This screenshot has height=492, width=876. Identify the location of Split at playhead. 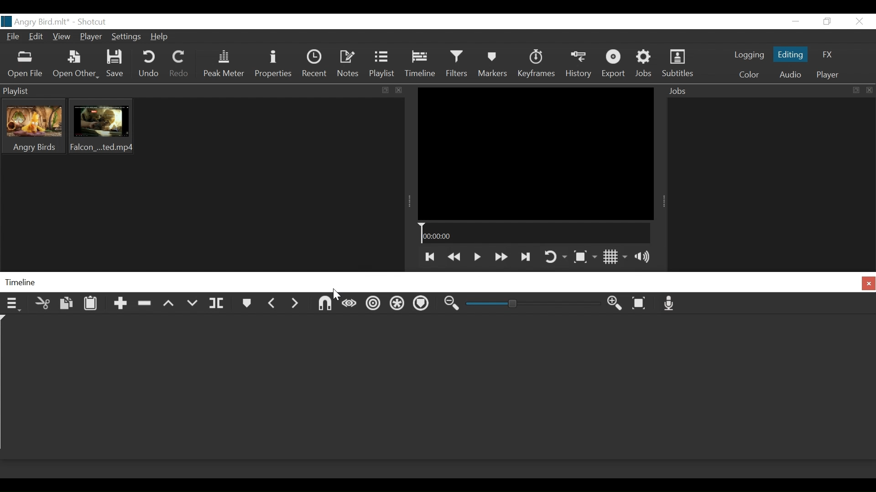
(218, 305).